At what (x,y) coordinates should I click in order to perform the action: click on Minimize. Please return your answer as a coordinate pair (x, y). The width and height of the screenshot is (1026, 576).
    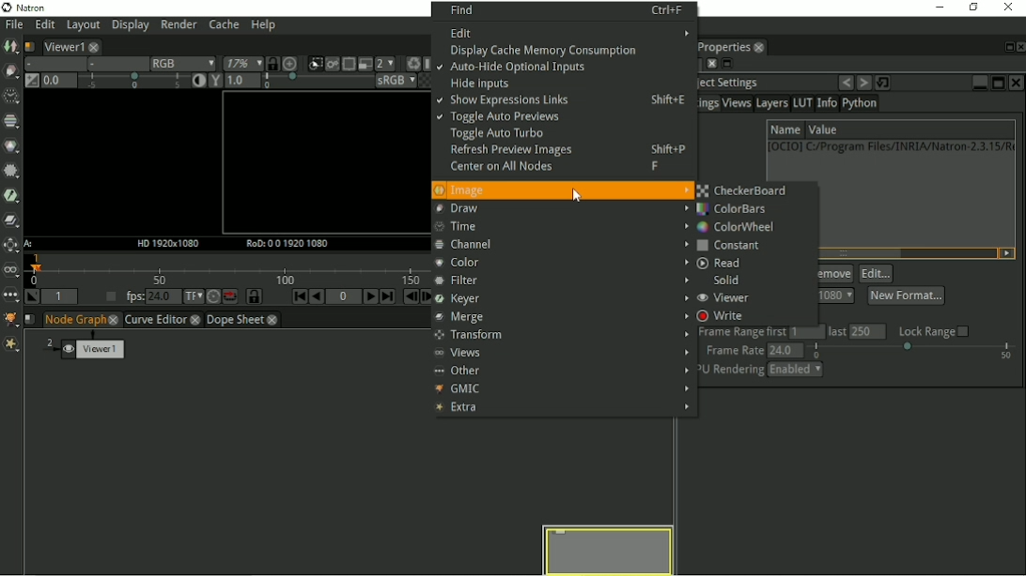
    Looking at the image, I should click on (937, 7).